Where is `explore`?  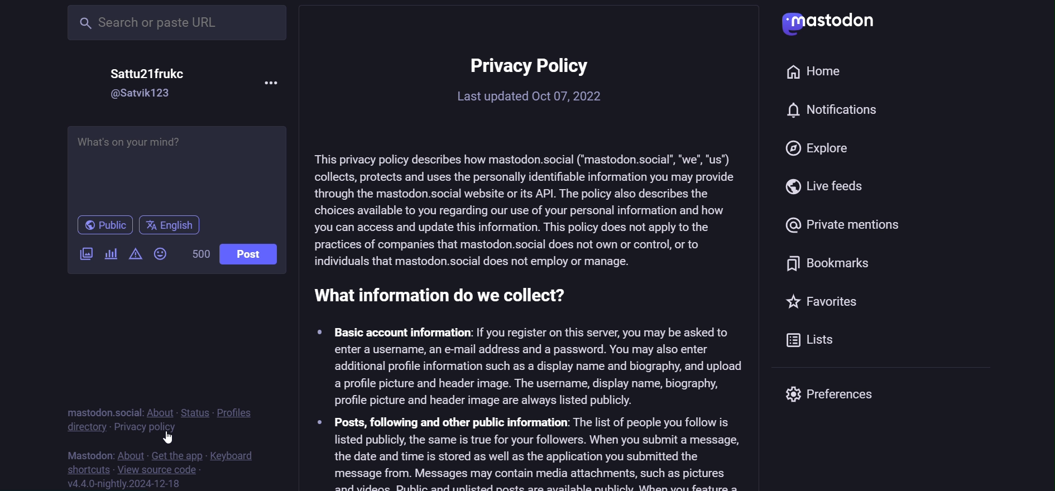
explore is located at coordinates (823, 150).